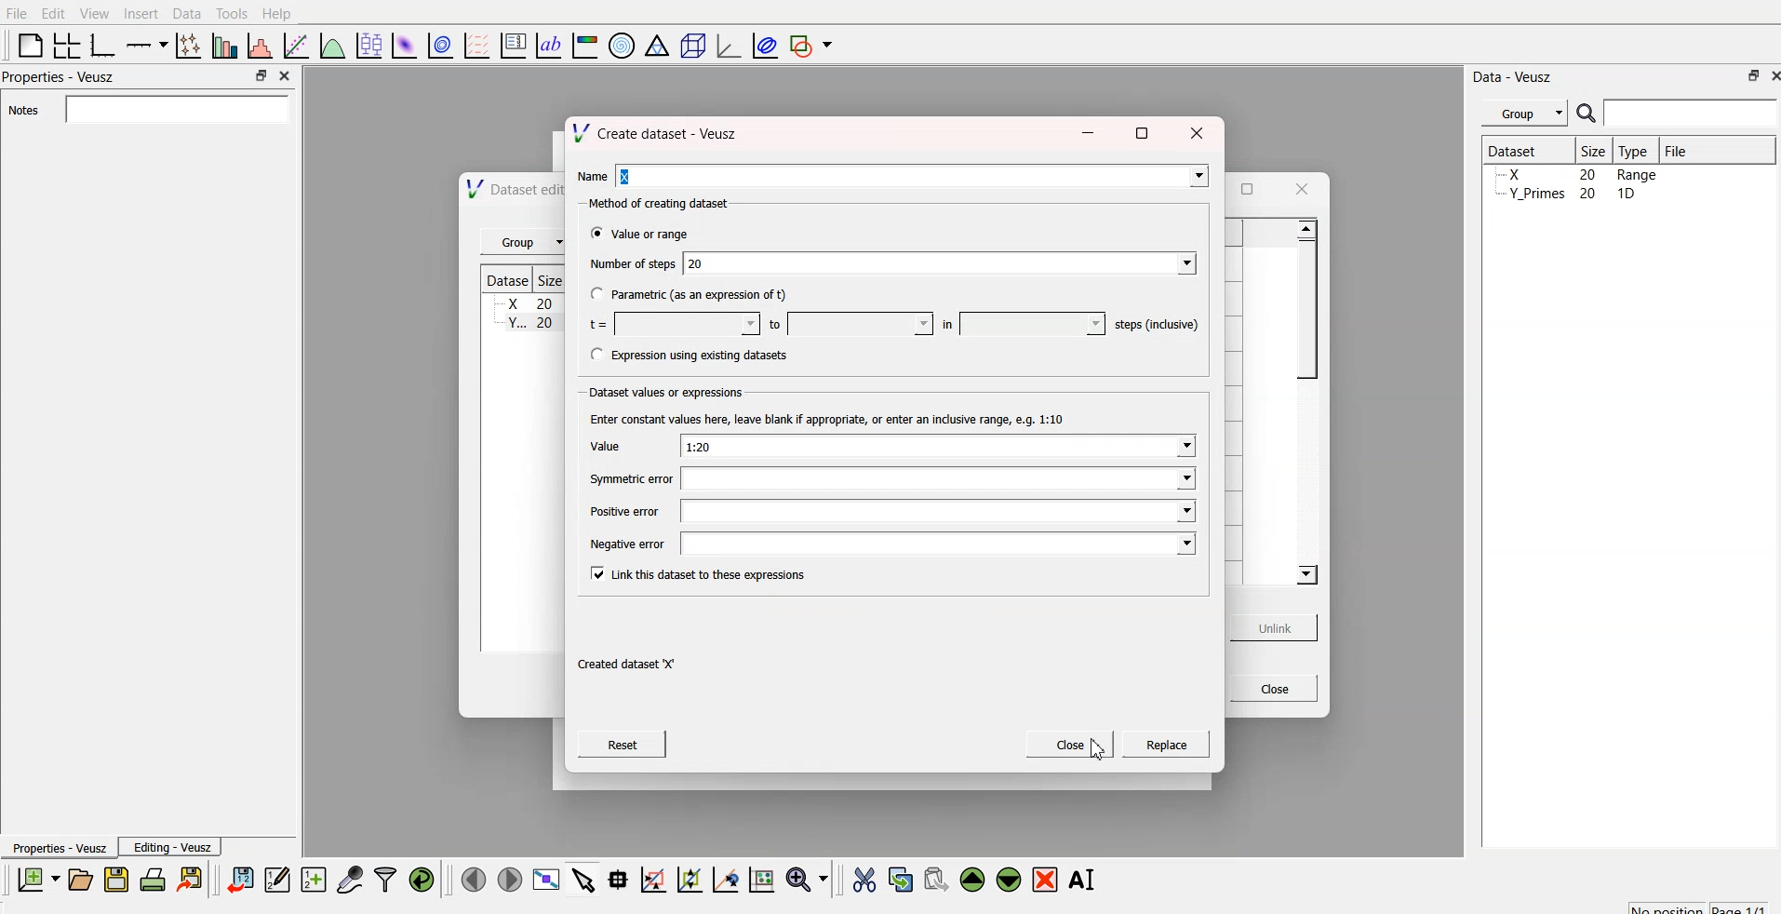 The height and width of the screenshot is (914, 1781). Describe the element at coordinates (886, 446) in the screenshot. I see `Value 1:20` at that location.